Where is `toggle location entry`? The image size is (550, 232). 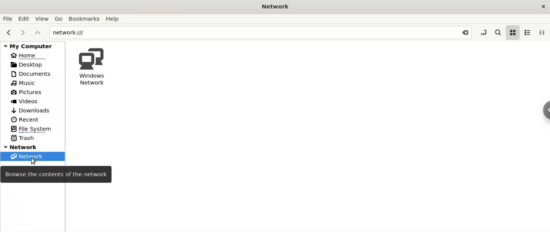 toggle location entry is located at coordinates (484, 31).